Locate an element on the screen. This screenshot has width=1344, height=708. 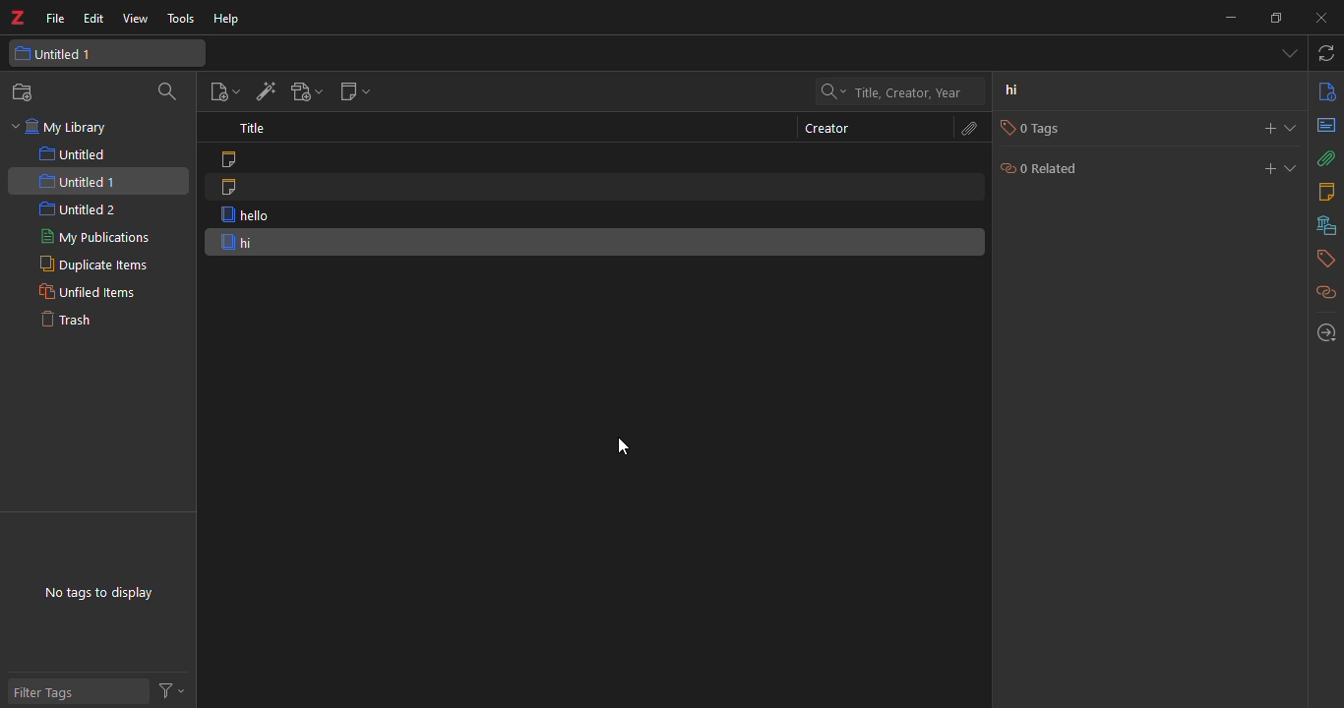
tags is located at coordinates (1322, 260).